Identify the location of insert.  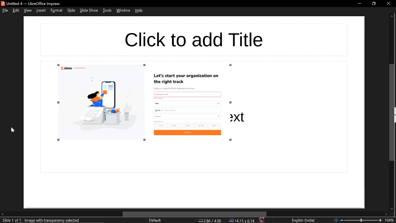
(40, 10).